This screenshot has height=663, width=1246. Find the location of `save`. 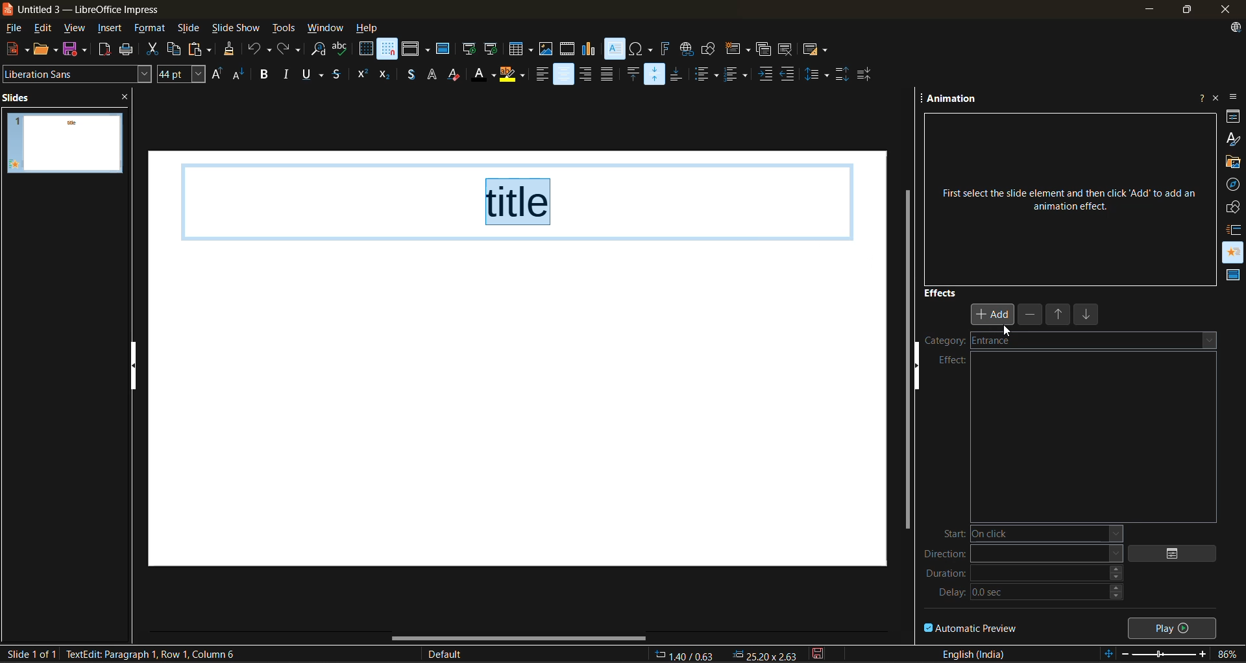

save is located at coordinates (77, 49).